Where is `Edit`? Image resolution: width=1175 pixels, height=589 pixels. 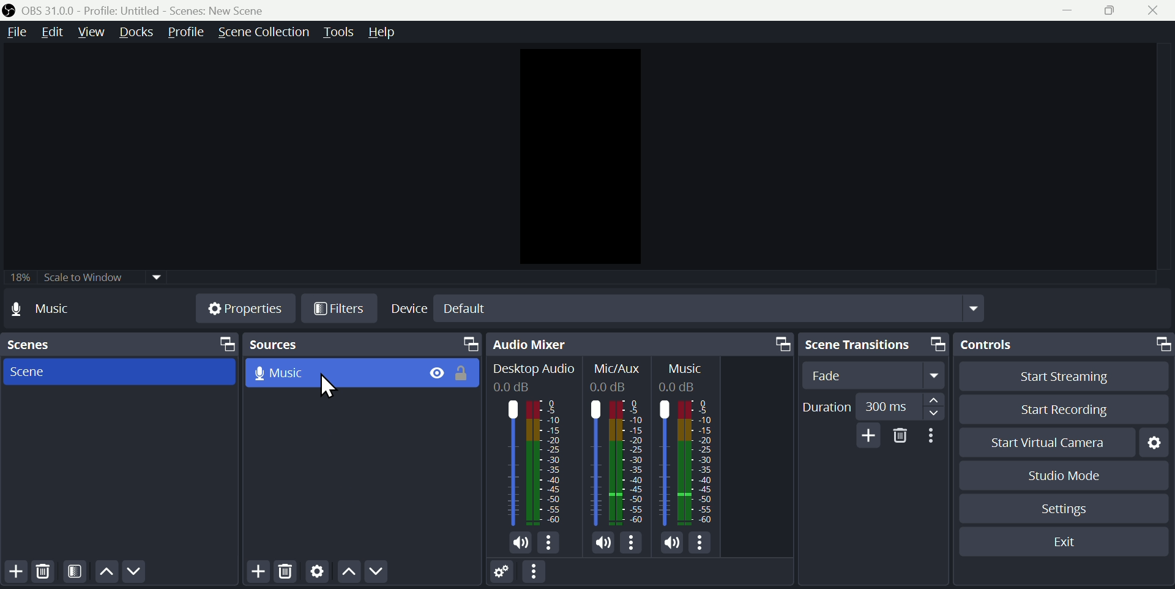 Edit is located at coordinates (54, 31).